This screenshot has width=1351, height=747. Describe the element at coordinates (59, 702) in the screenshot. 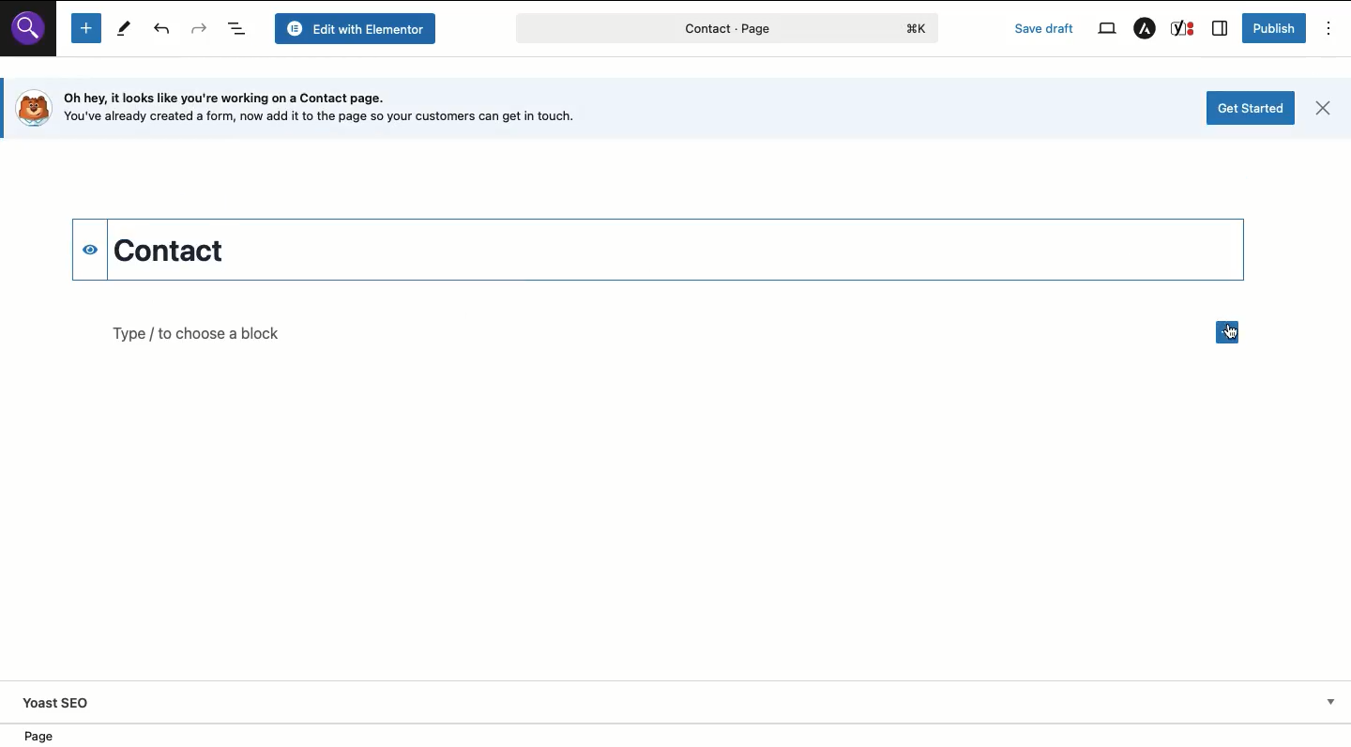

I see `Yoast SEO` at that location.